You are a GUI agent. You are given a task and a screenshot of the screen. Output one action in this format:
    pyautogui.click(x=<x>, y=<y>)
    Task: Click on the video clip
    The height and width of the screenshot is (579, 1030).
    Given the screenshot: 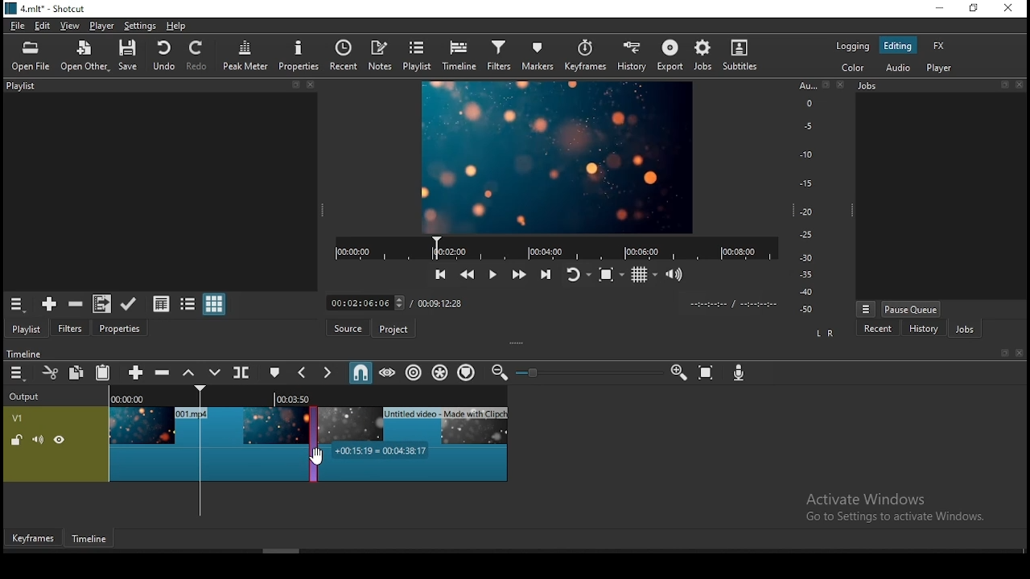 What is the action you would take?
    pyautogui.click(x=414, y=442)
    